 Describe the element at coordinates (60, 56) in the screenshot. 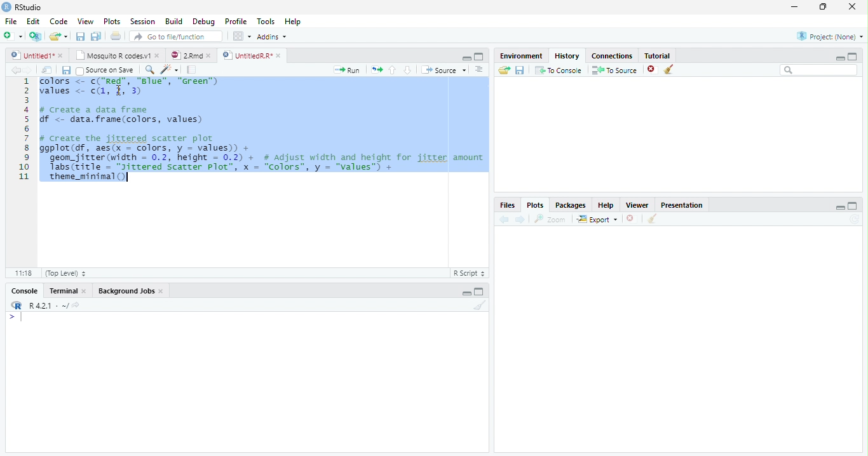

I see `close` at that location.